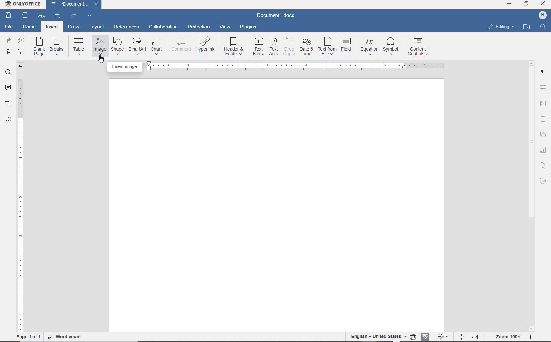 Image resolution: width=551 pixels, height=342 pixels. What do you see at coordinates (57, 16) in the screenshot?
I see `undo` at bounding box center [57, 16].